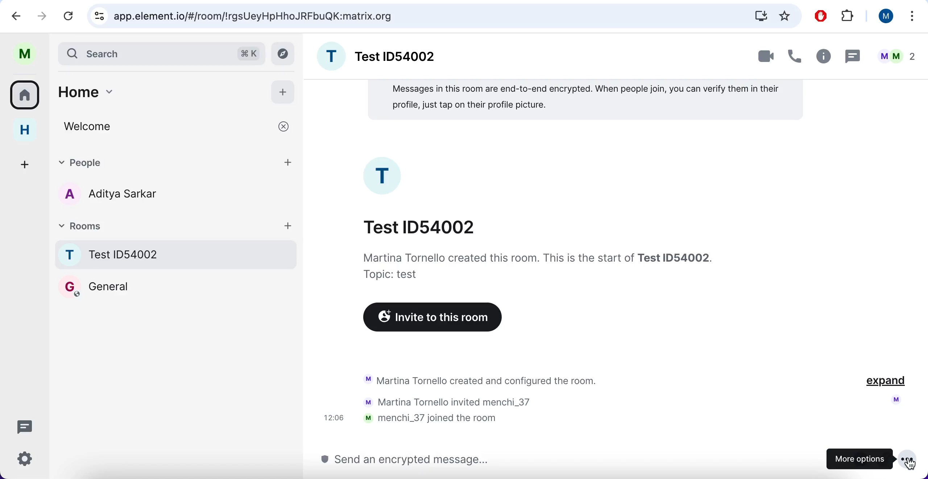 Image resolution: width=928 pixels, height=479 pixels. Describe the element at coordinates (13, 16) in the screenshot. I see `backward` at that location.